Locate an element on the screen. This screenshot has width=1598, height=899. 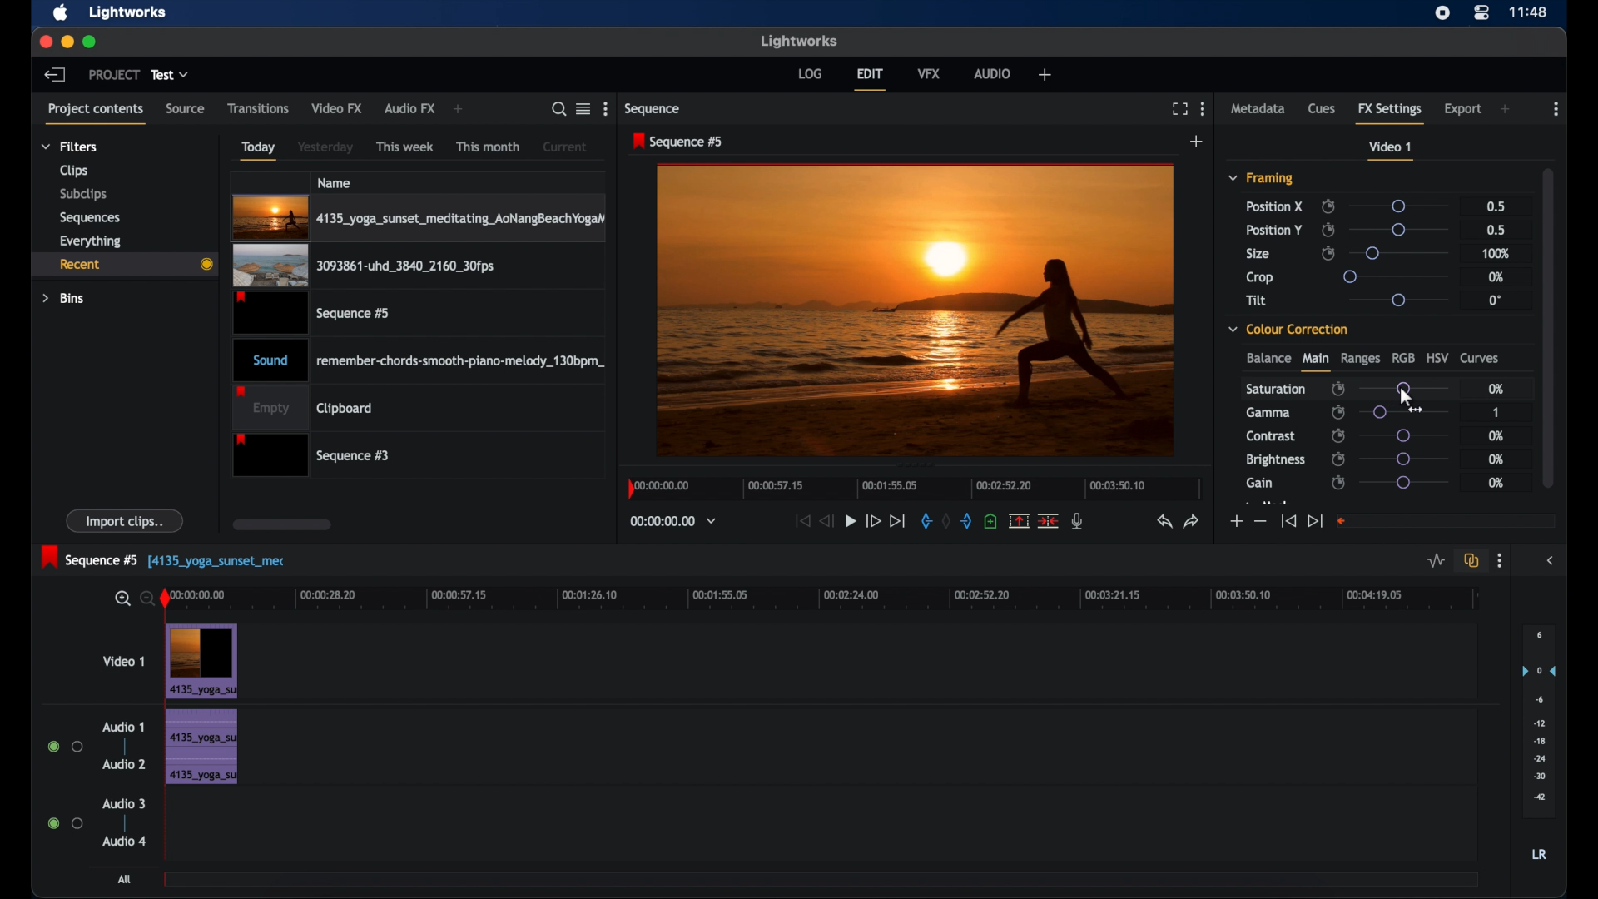
audio  is located at coordinates (200, 747).